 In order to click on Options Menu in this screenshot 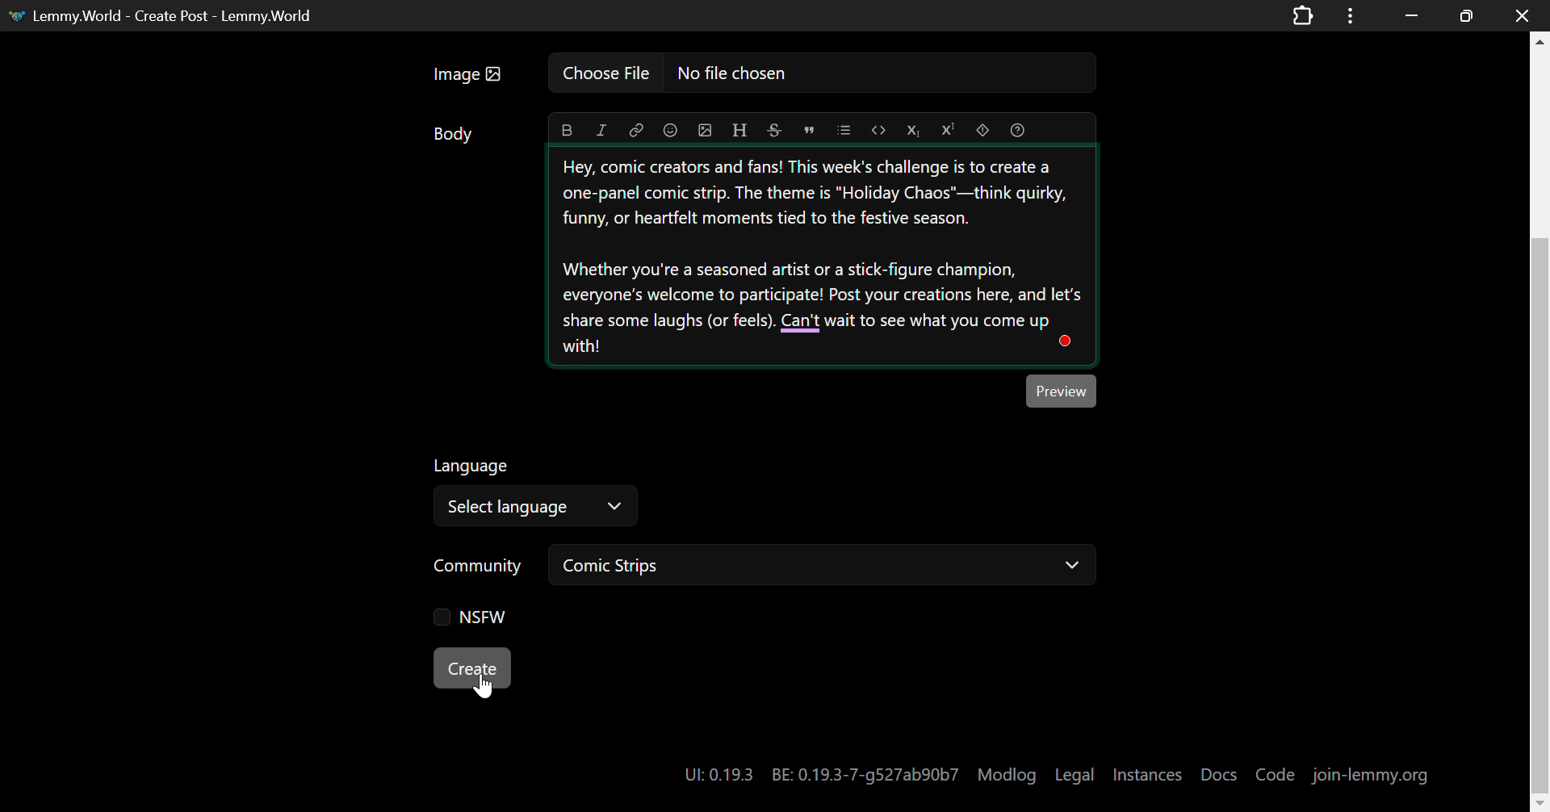, I will do `click(1347, 15)`.